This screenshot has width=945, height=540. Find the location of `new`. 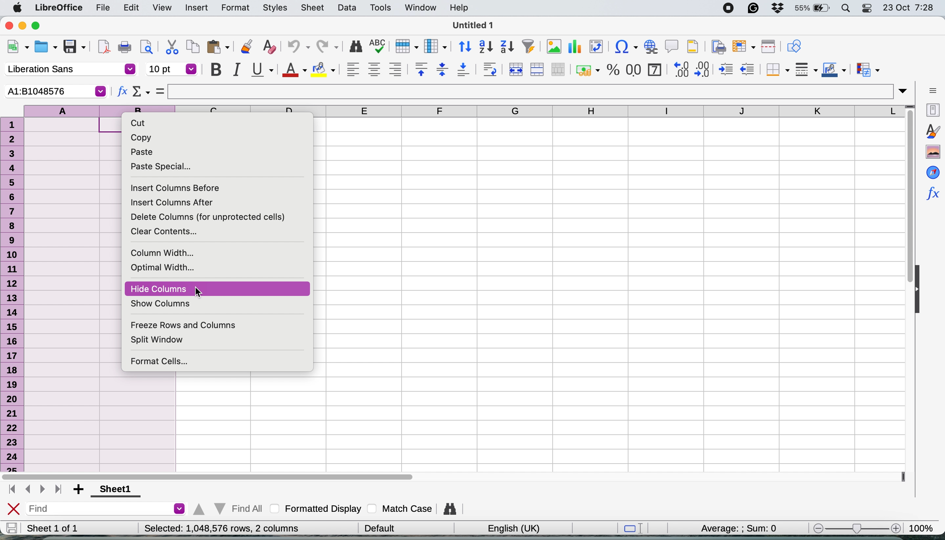

new is located at coordinates (17, 47).